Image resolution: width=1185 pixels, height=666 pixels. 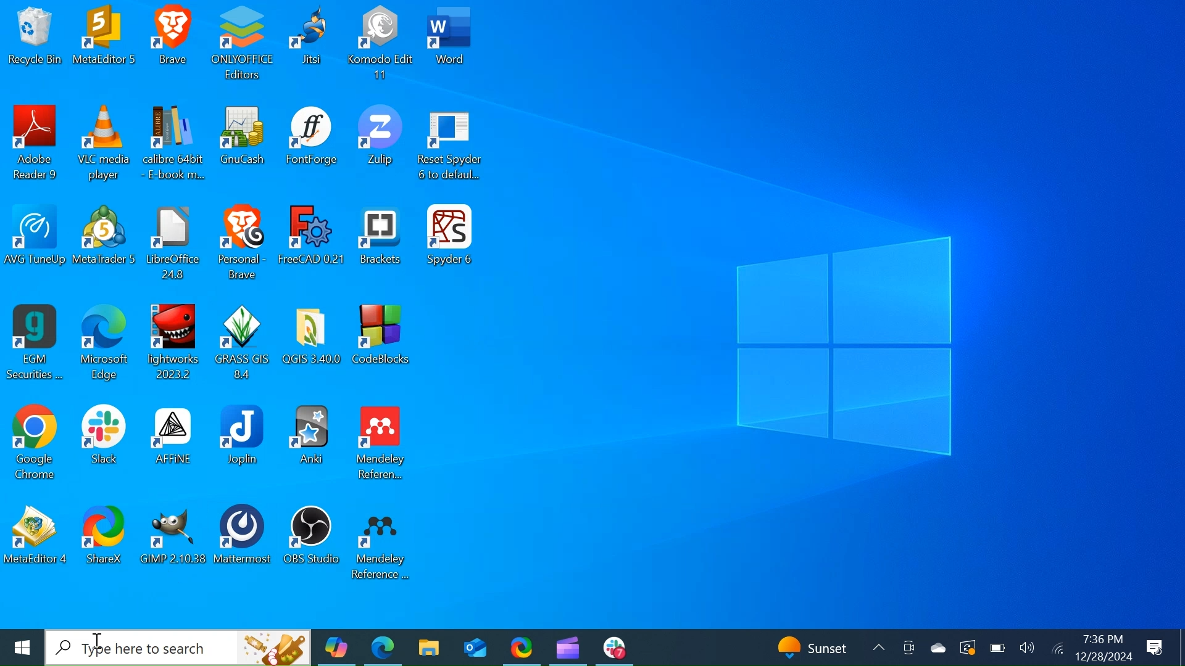 What do you see at coordinates (614, 647) in the screenshot?
I see `Slack` at bounding box center [614, 647].